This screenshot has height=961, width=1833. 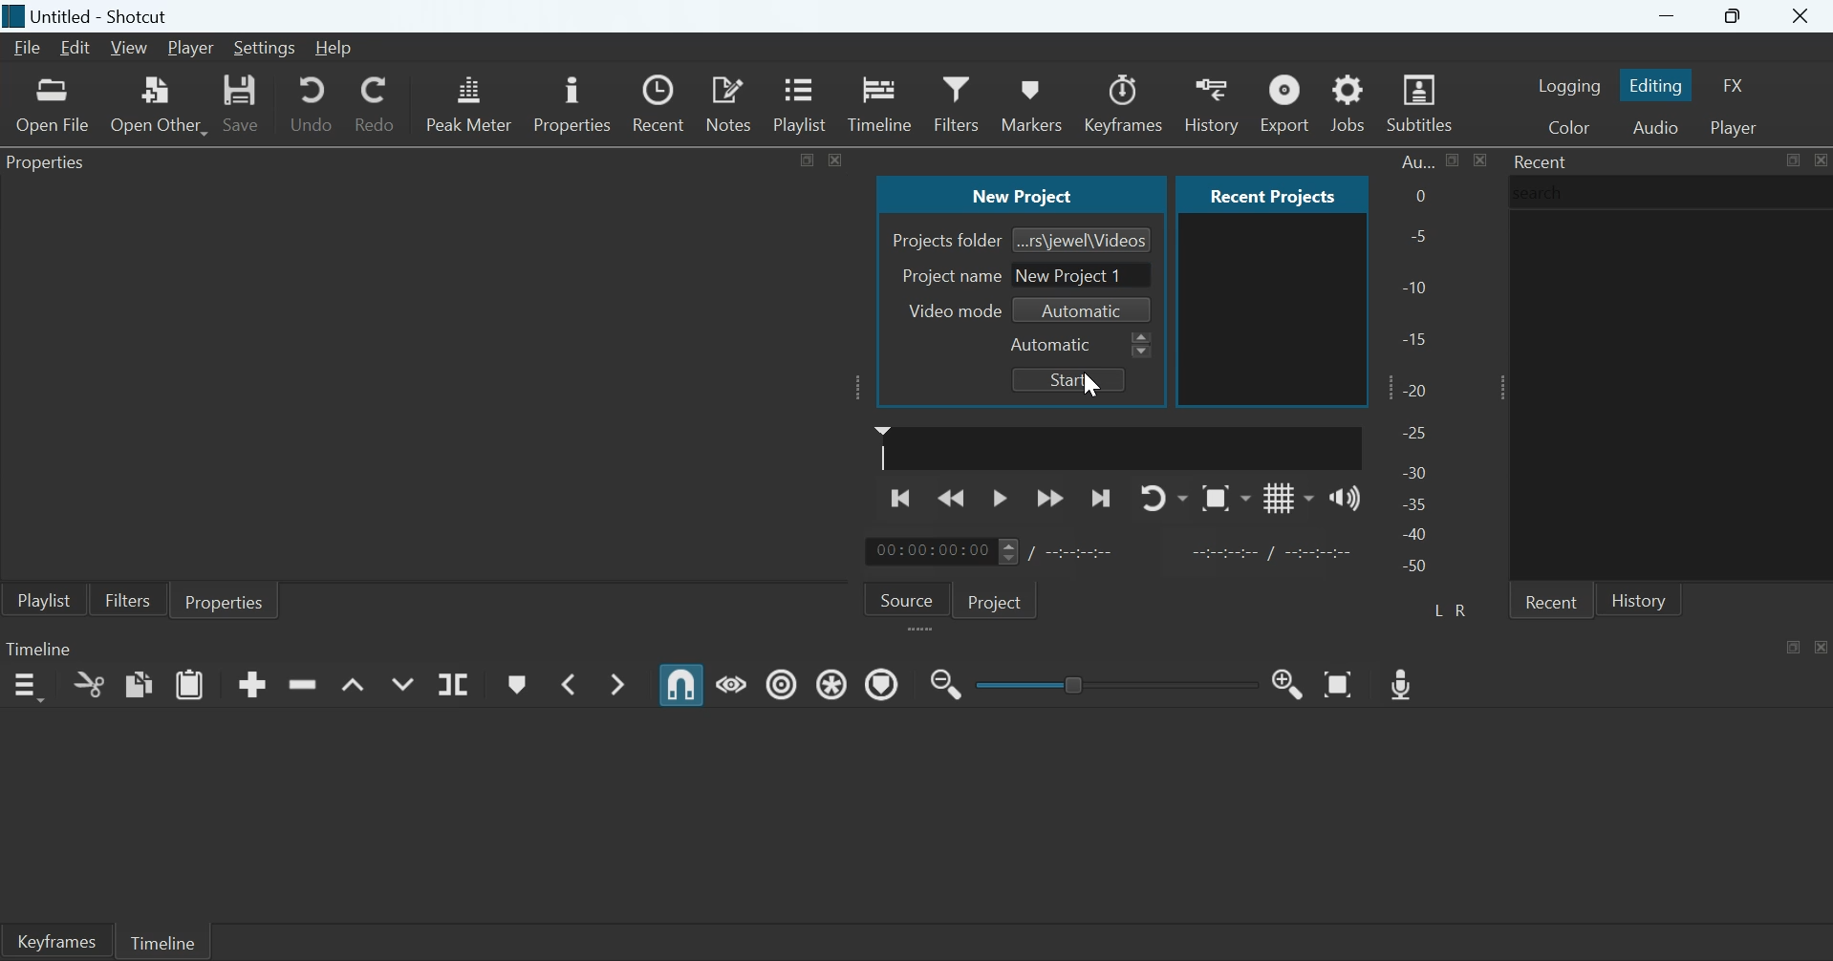 I want to click on Filters, so click(x=127, y=599).